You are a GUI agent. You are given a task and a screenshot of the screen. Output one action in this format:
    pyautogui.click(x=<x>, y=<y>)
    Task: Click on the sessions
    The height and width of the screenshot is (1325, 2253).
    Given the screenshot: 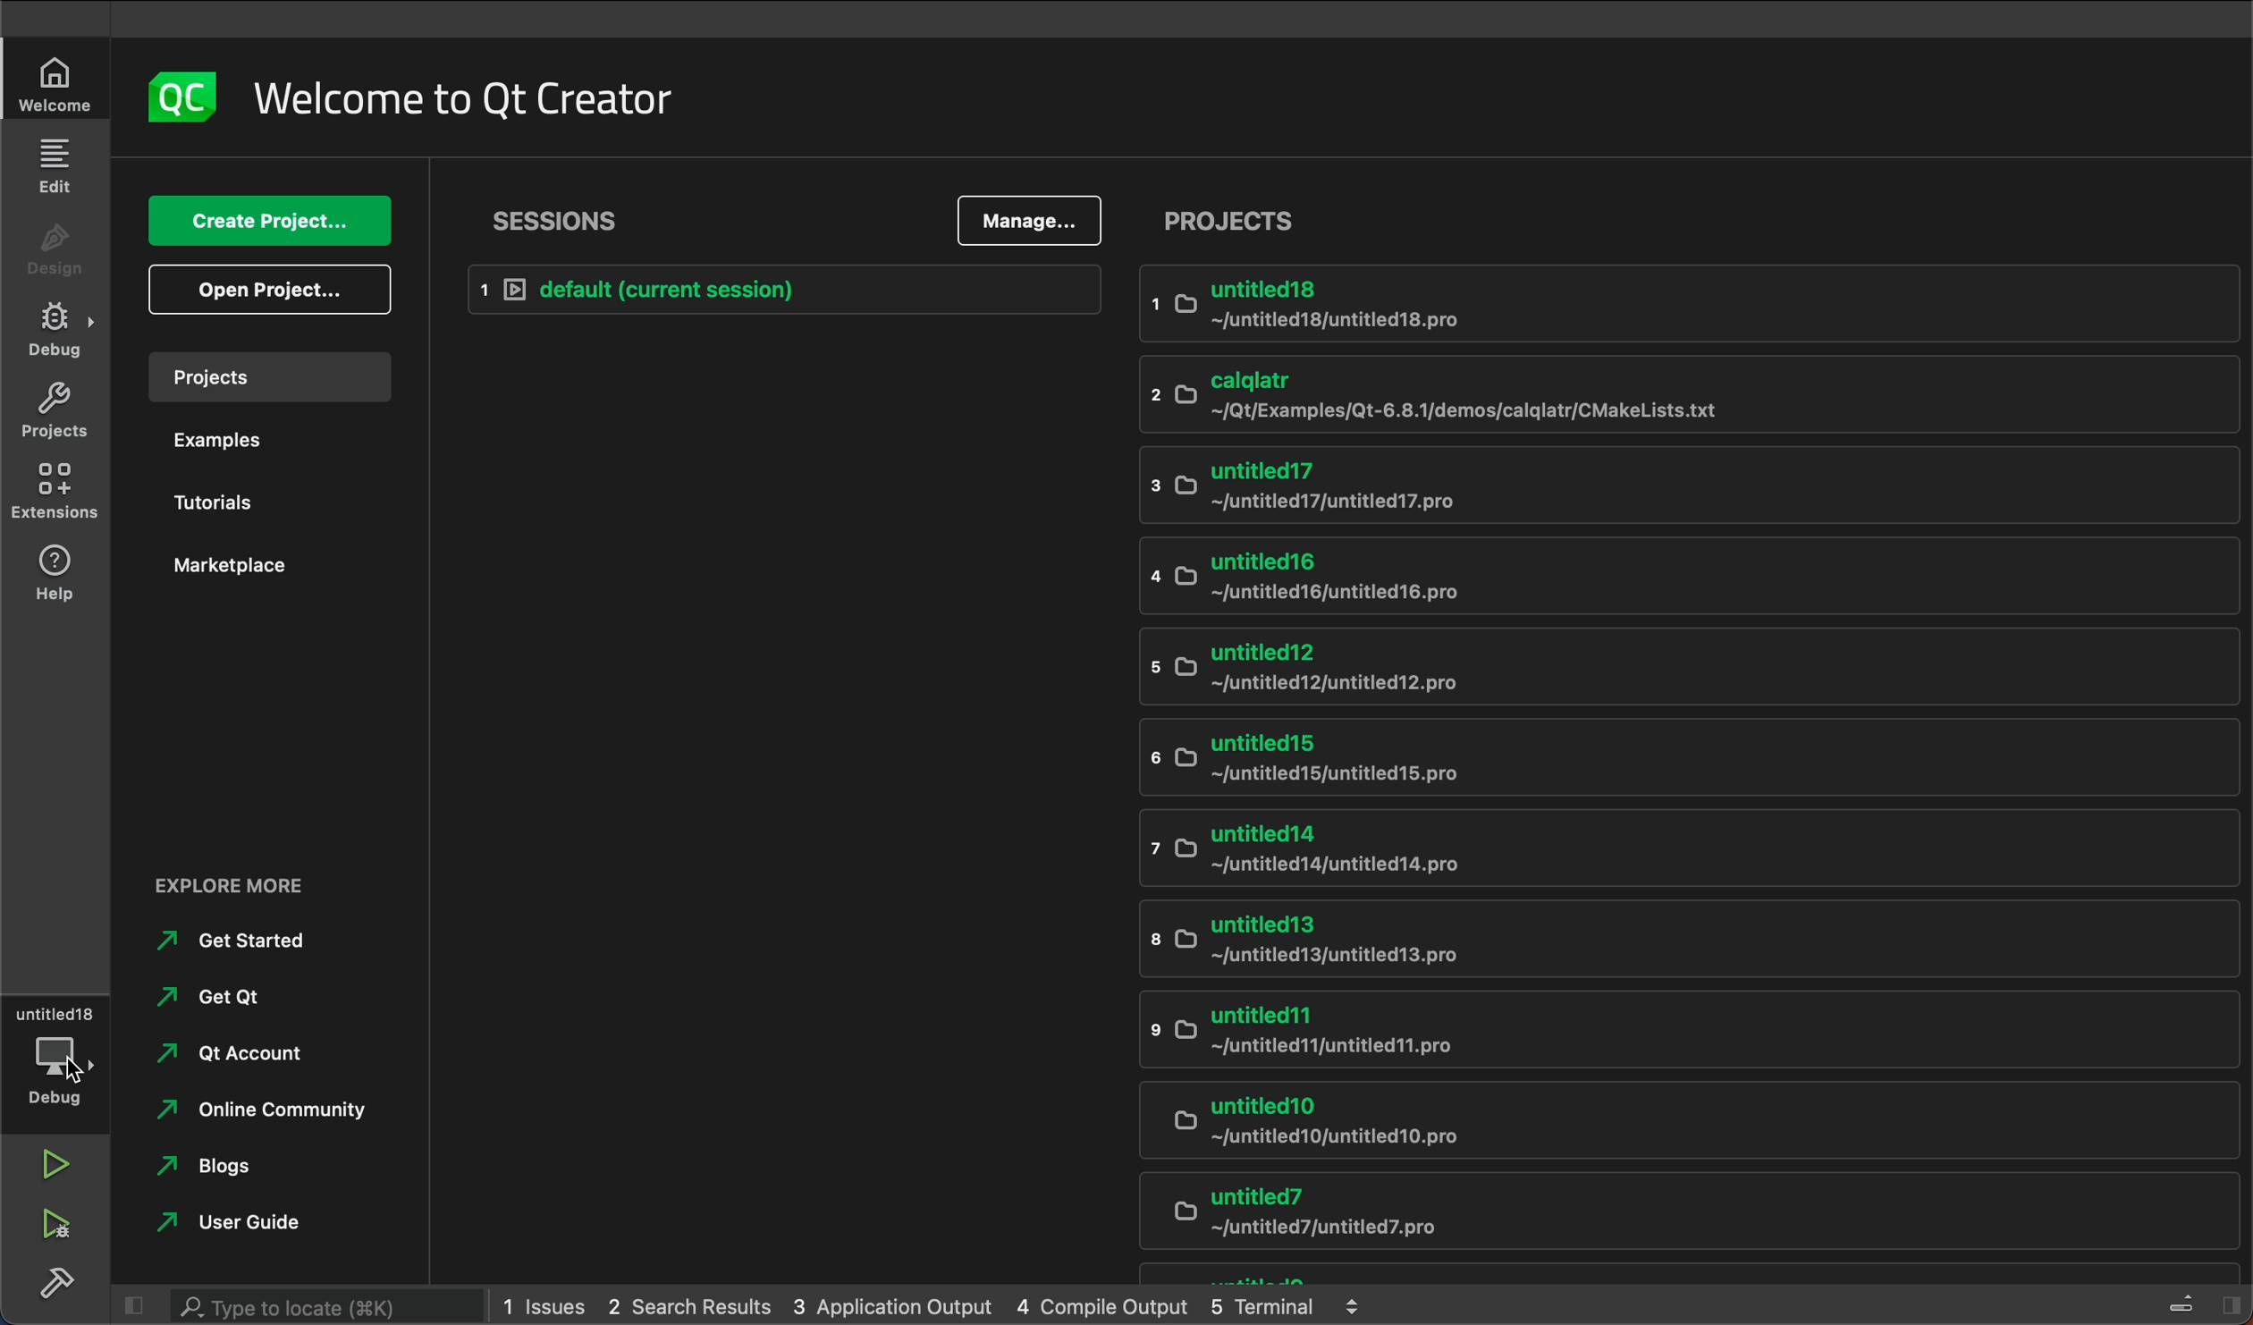 What is the action you would take?
    pyautogui.click(x=560, y=218)
    